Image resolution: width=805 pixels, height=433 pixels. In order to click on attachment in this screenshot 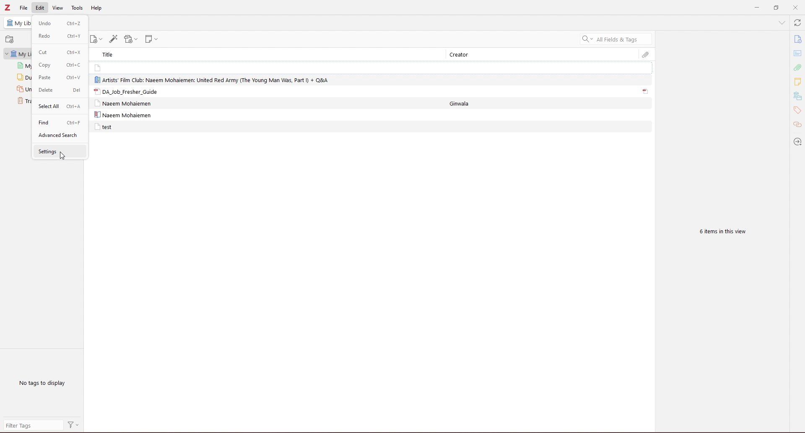, I will do `click(646, 92)`.